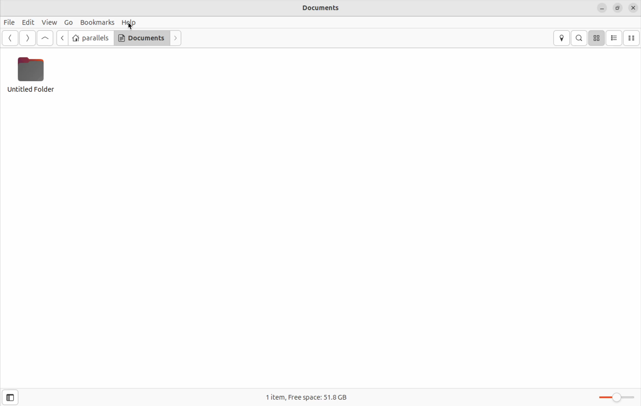  I want to click on icon view, so click(597, 38).